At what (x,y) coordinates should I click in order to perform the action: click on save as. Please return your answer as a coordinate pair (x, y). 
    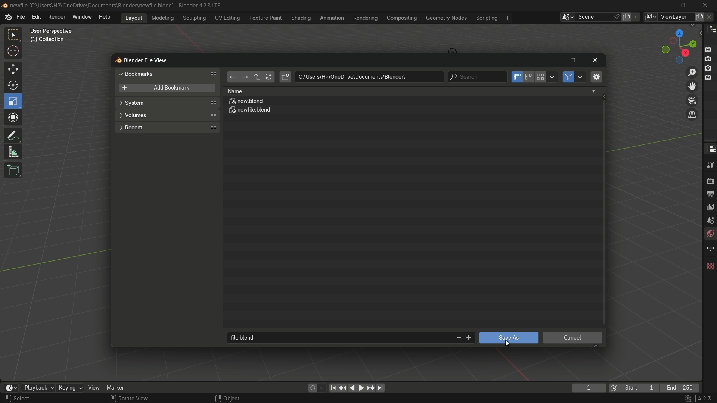
    Looking at the image, I should click on (508, 338).